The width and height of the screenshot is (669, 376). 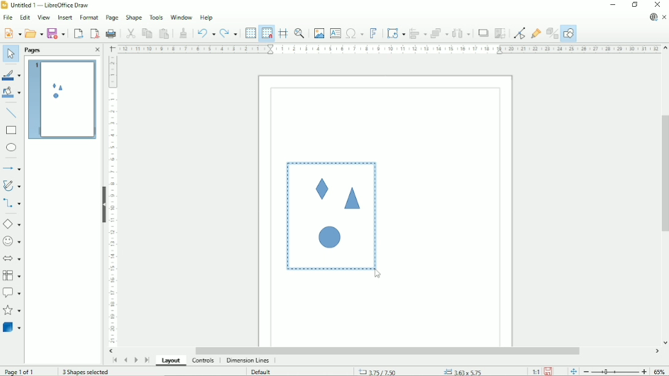 I want to click on Vertical scale, so click(x=113, y=201).